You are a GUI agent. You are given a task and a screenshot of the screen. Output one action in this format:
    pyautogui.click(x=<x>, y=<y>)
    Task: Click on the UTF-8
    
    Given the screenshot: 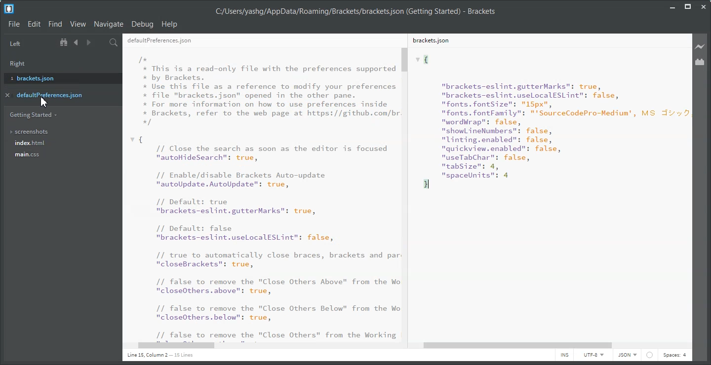 What is the action you would take?
    pyautogui.click(x=593, y=356)
    